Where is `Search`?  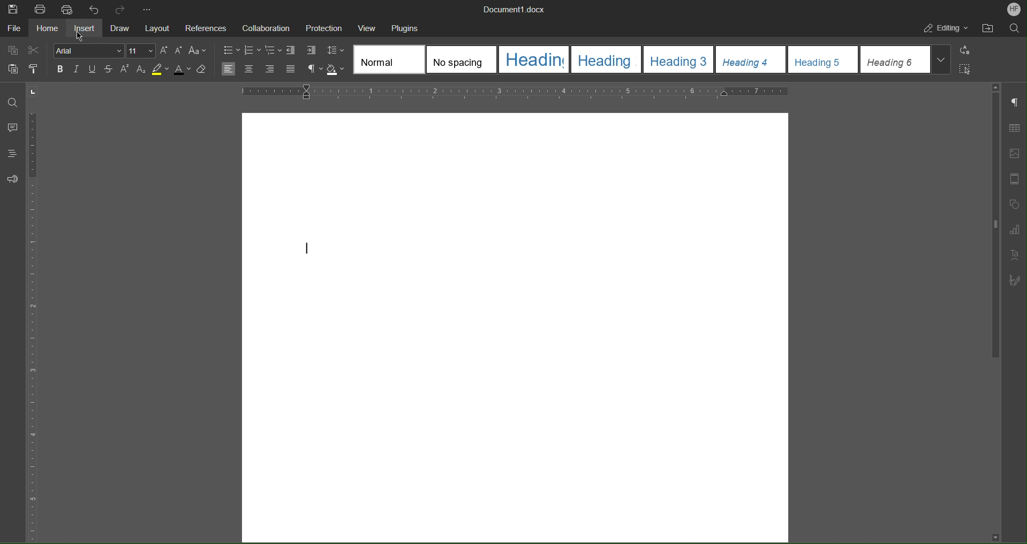
Search is located at coordinates (1017, 29).